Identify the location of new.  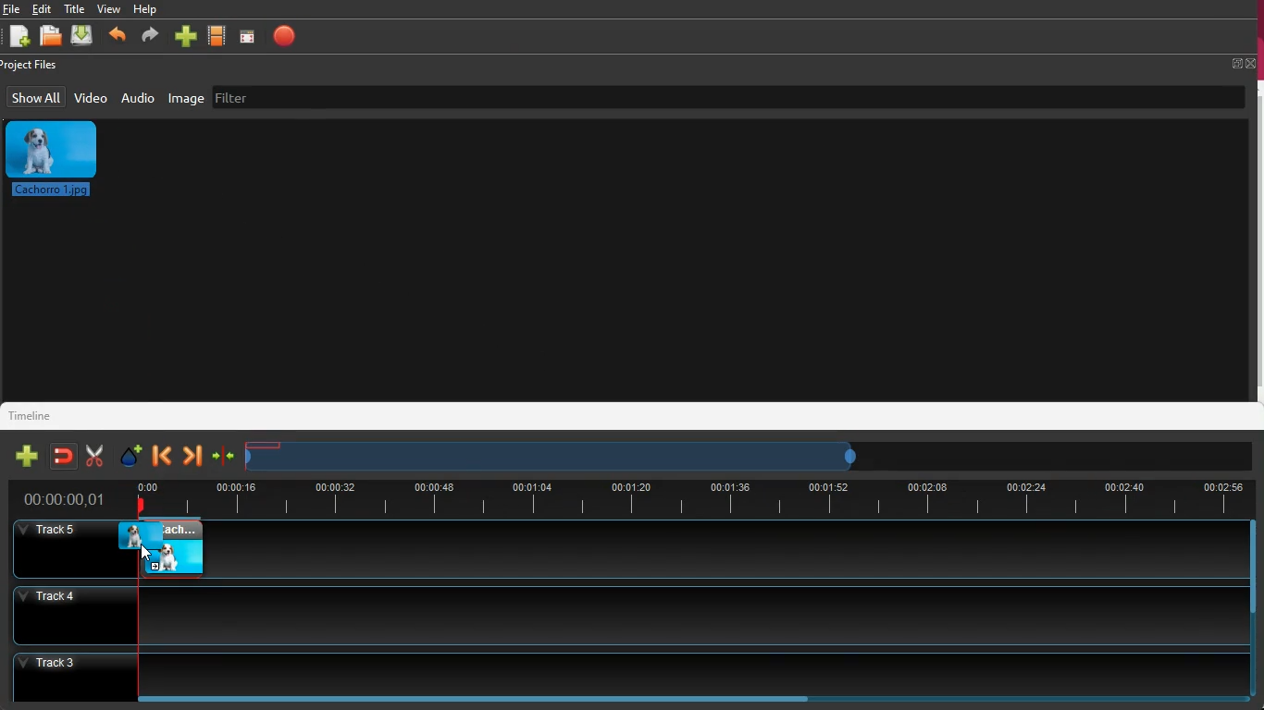
(19, 37).